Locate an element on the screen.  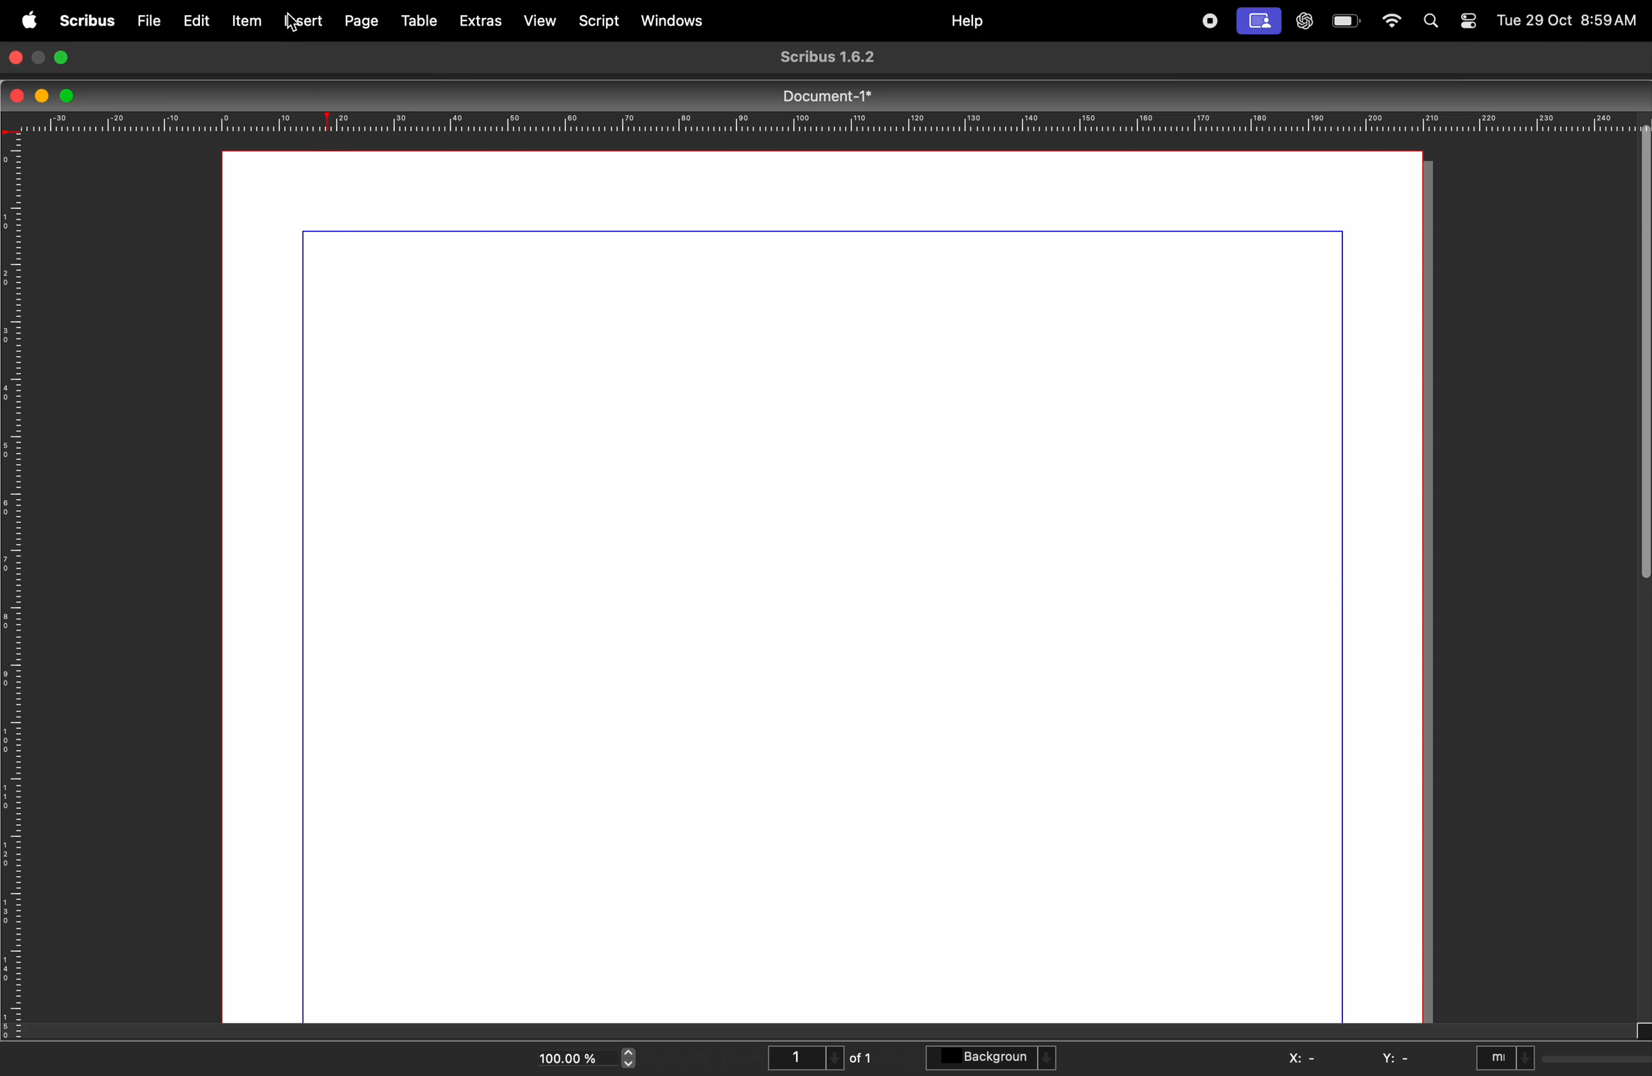
100.00% is located at coordinates (564, 1054).